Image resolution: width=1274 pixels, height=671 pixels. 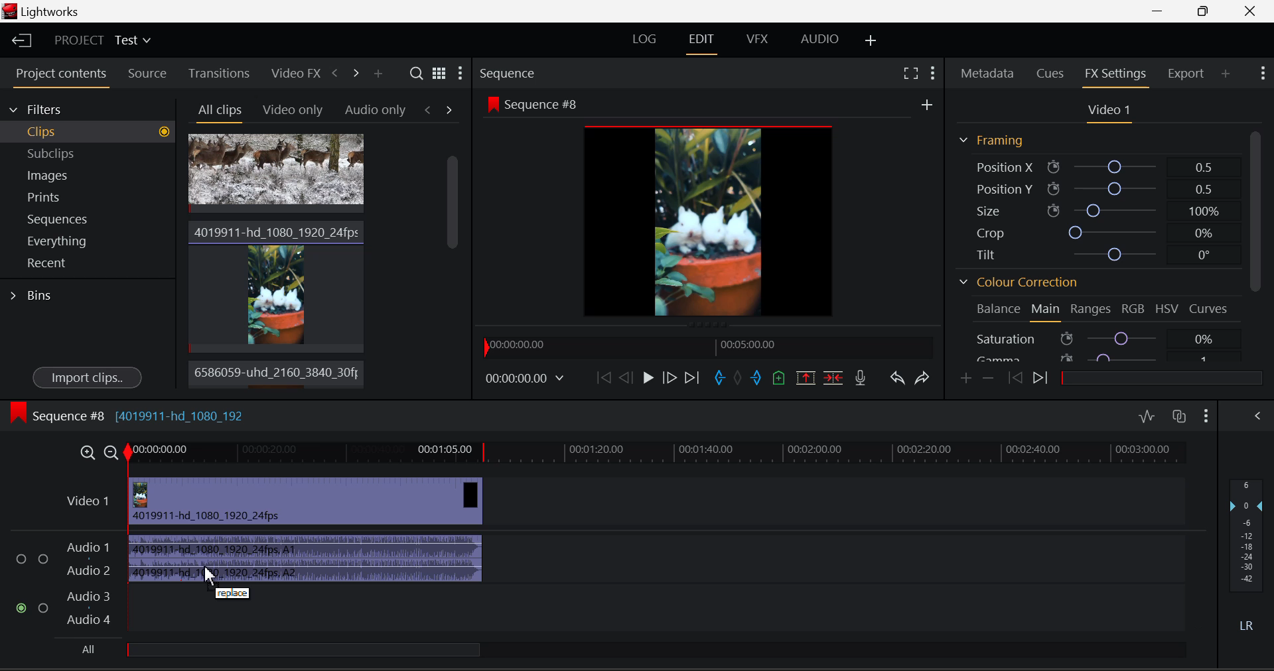 I want to click on Sequence Preview Screen, so click(x=709, y=208).